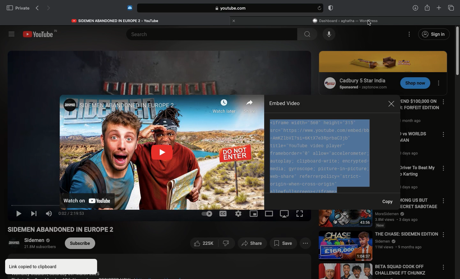 Image resolution: width=460 pixels, height=279 pixels. I want to click on Volume, so click(49, 214).